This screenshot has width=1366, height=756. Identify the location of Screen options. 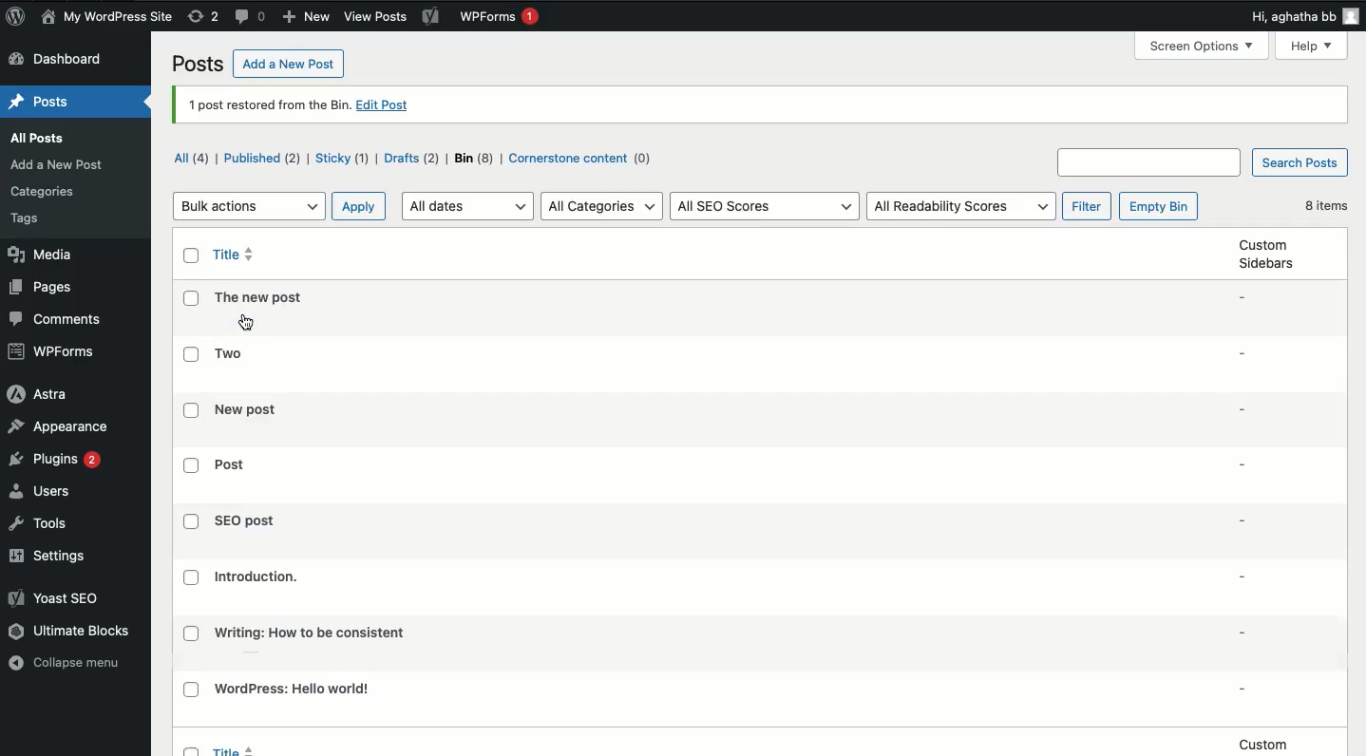
(1203, 47).